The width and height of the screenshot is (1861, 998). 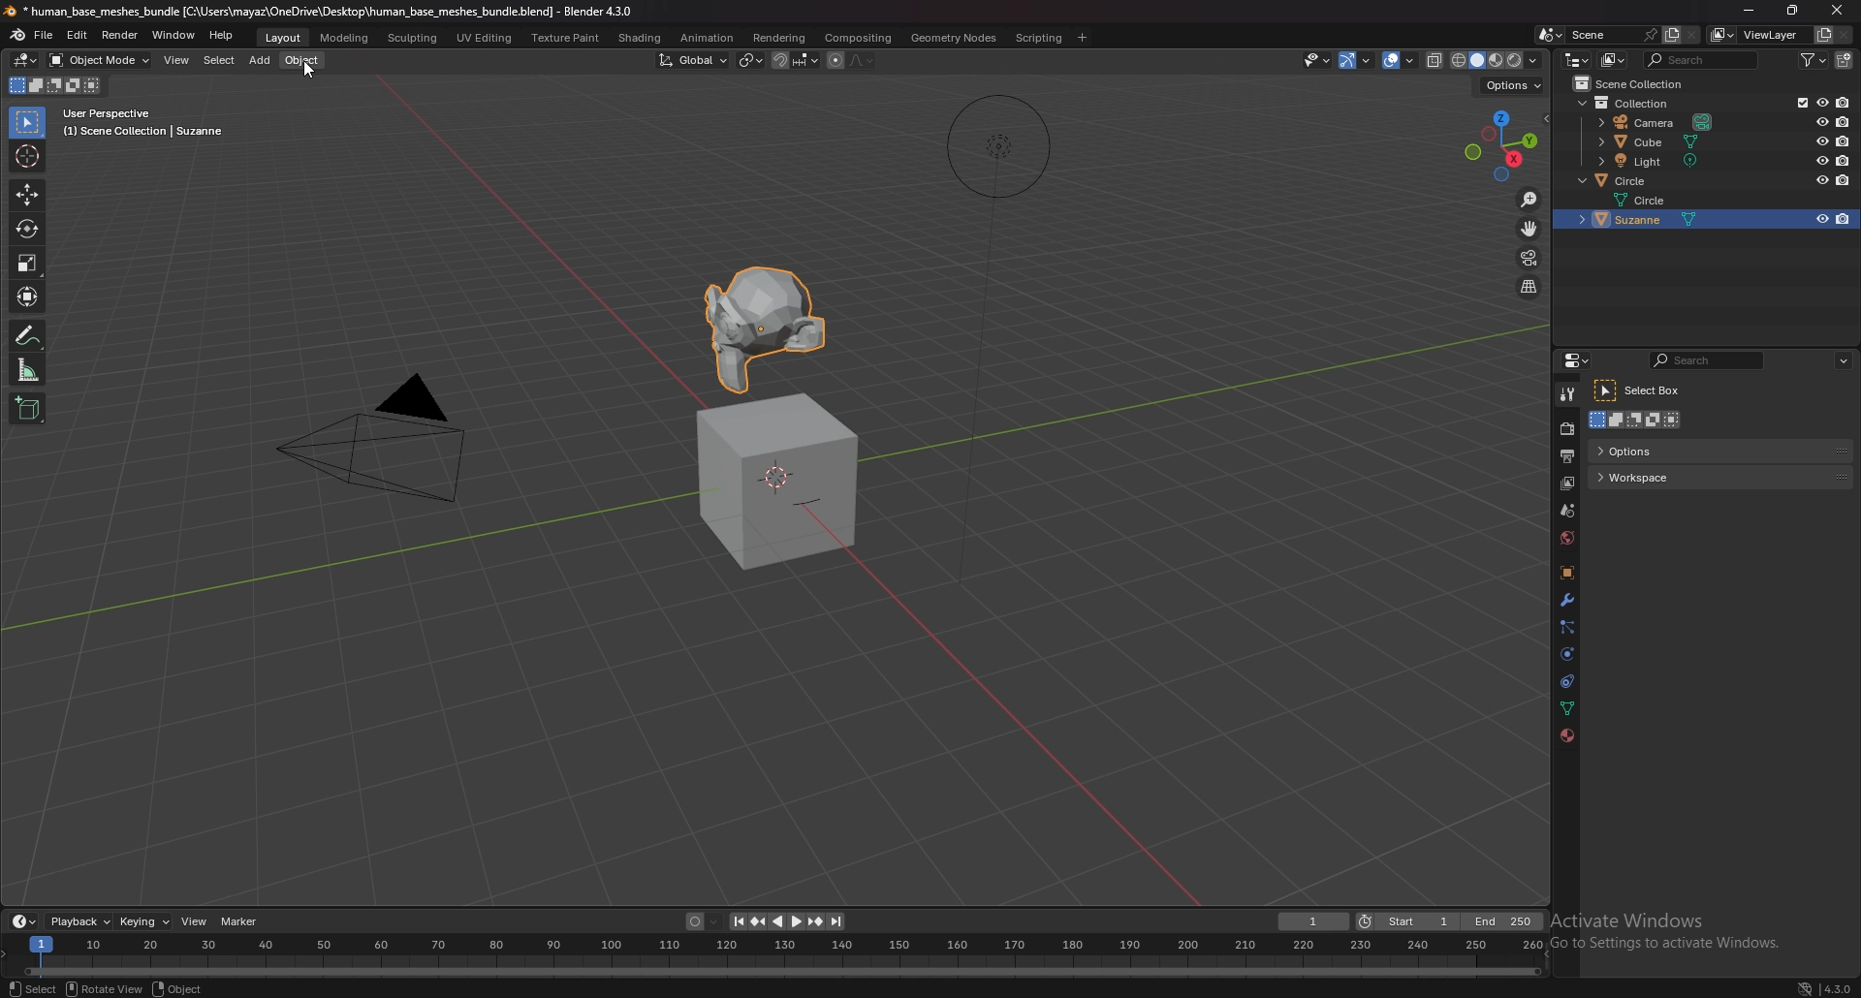 I want to click on render, so click(x=1566, y=428).